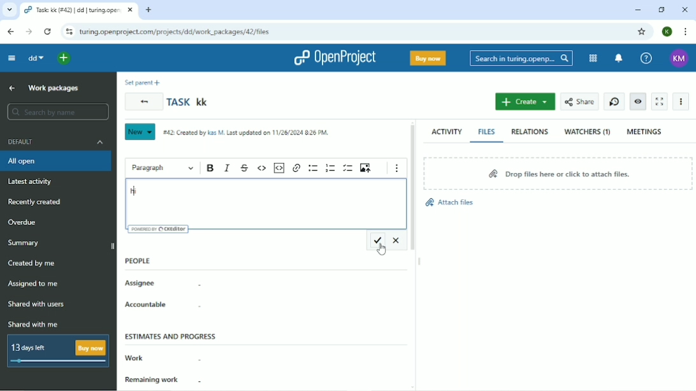 The image size is (696, 391). I want to click on Share, so click(580, 101).